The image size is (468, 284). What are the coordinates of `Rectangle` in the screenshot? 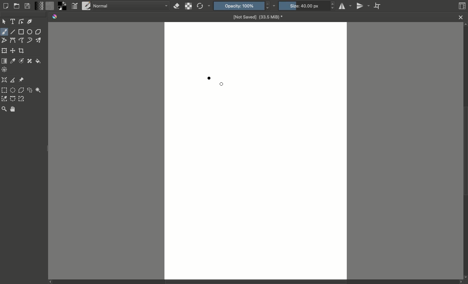 It's located at (21, 32).